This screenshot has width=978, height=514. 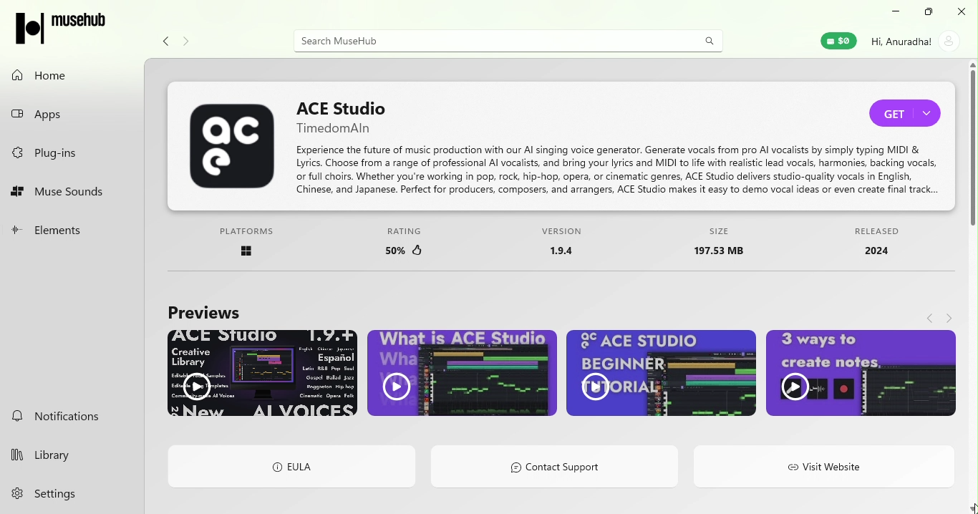 What do you see at coordinates (57, 455) in the screenshot?
I see `library` at bounding box center [57, 455].